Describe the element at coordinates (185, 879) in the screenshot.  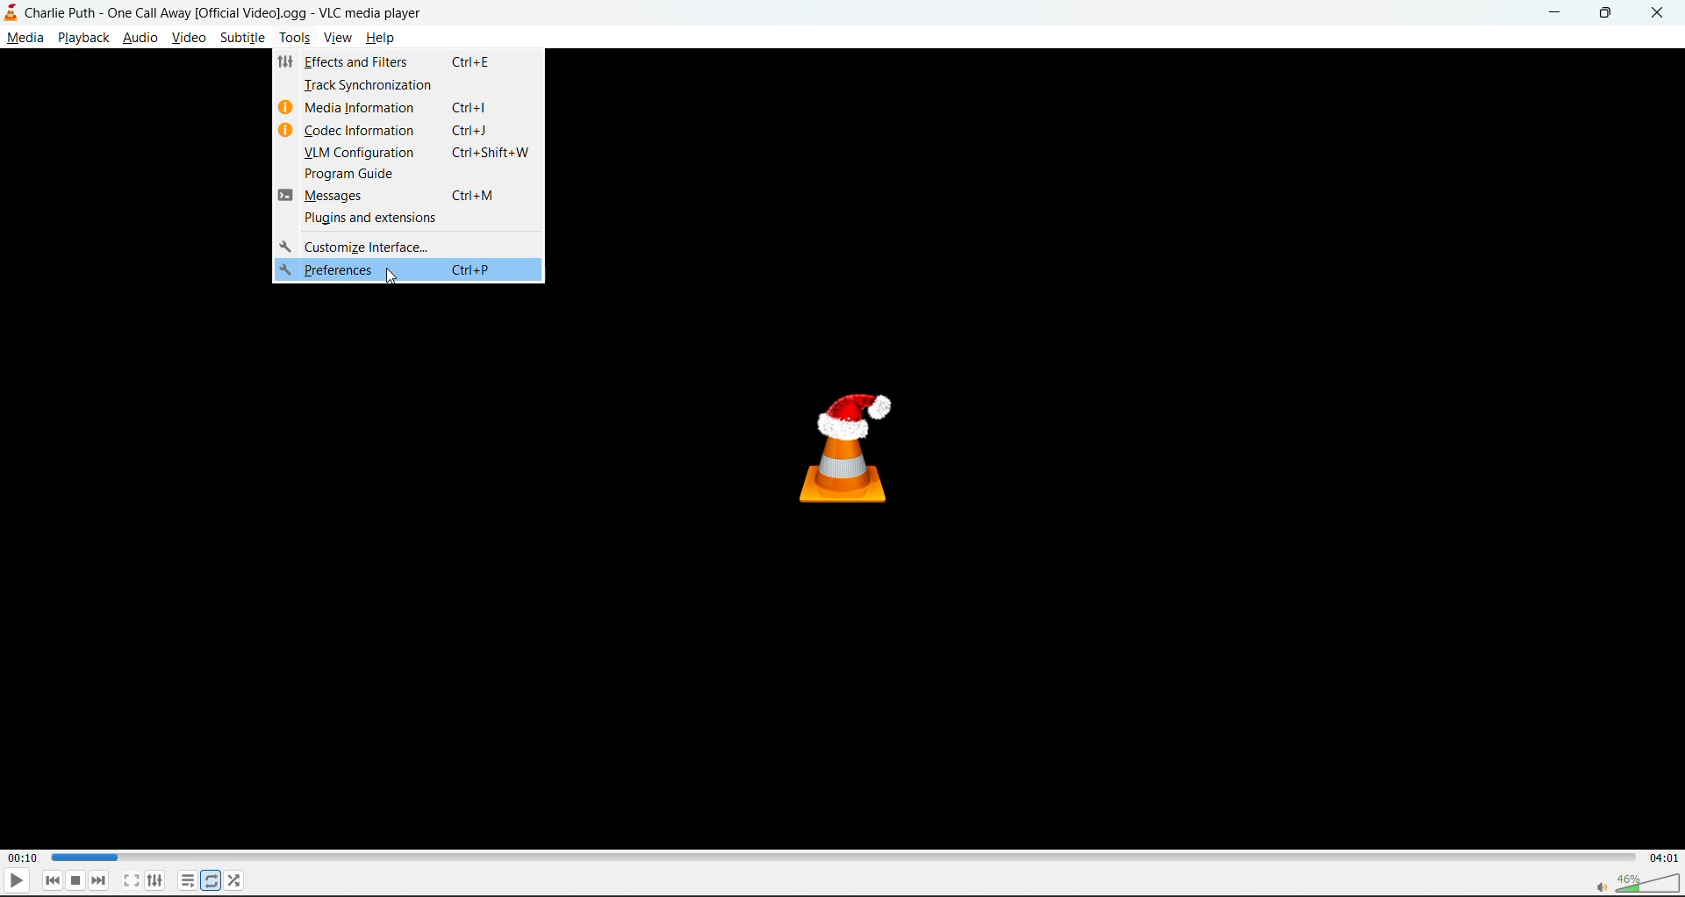
I see `playlist` at that location.